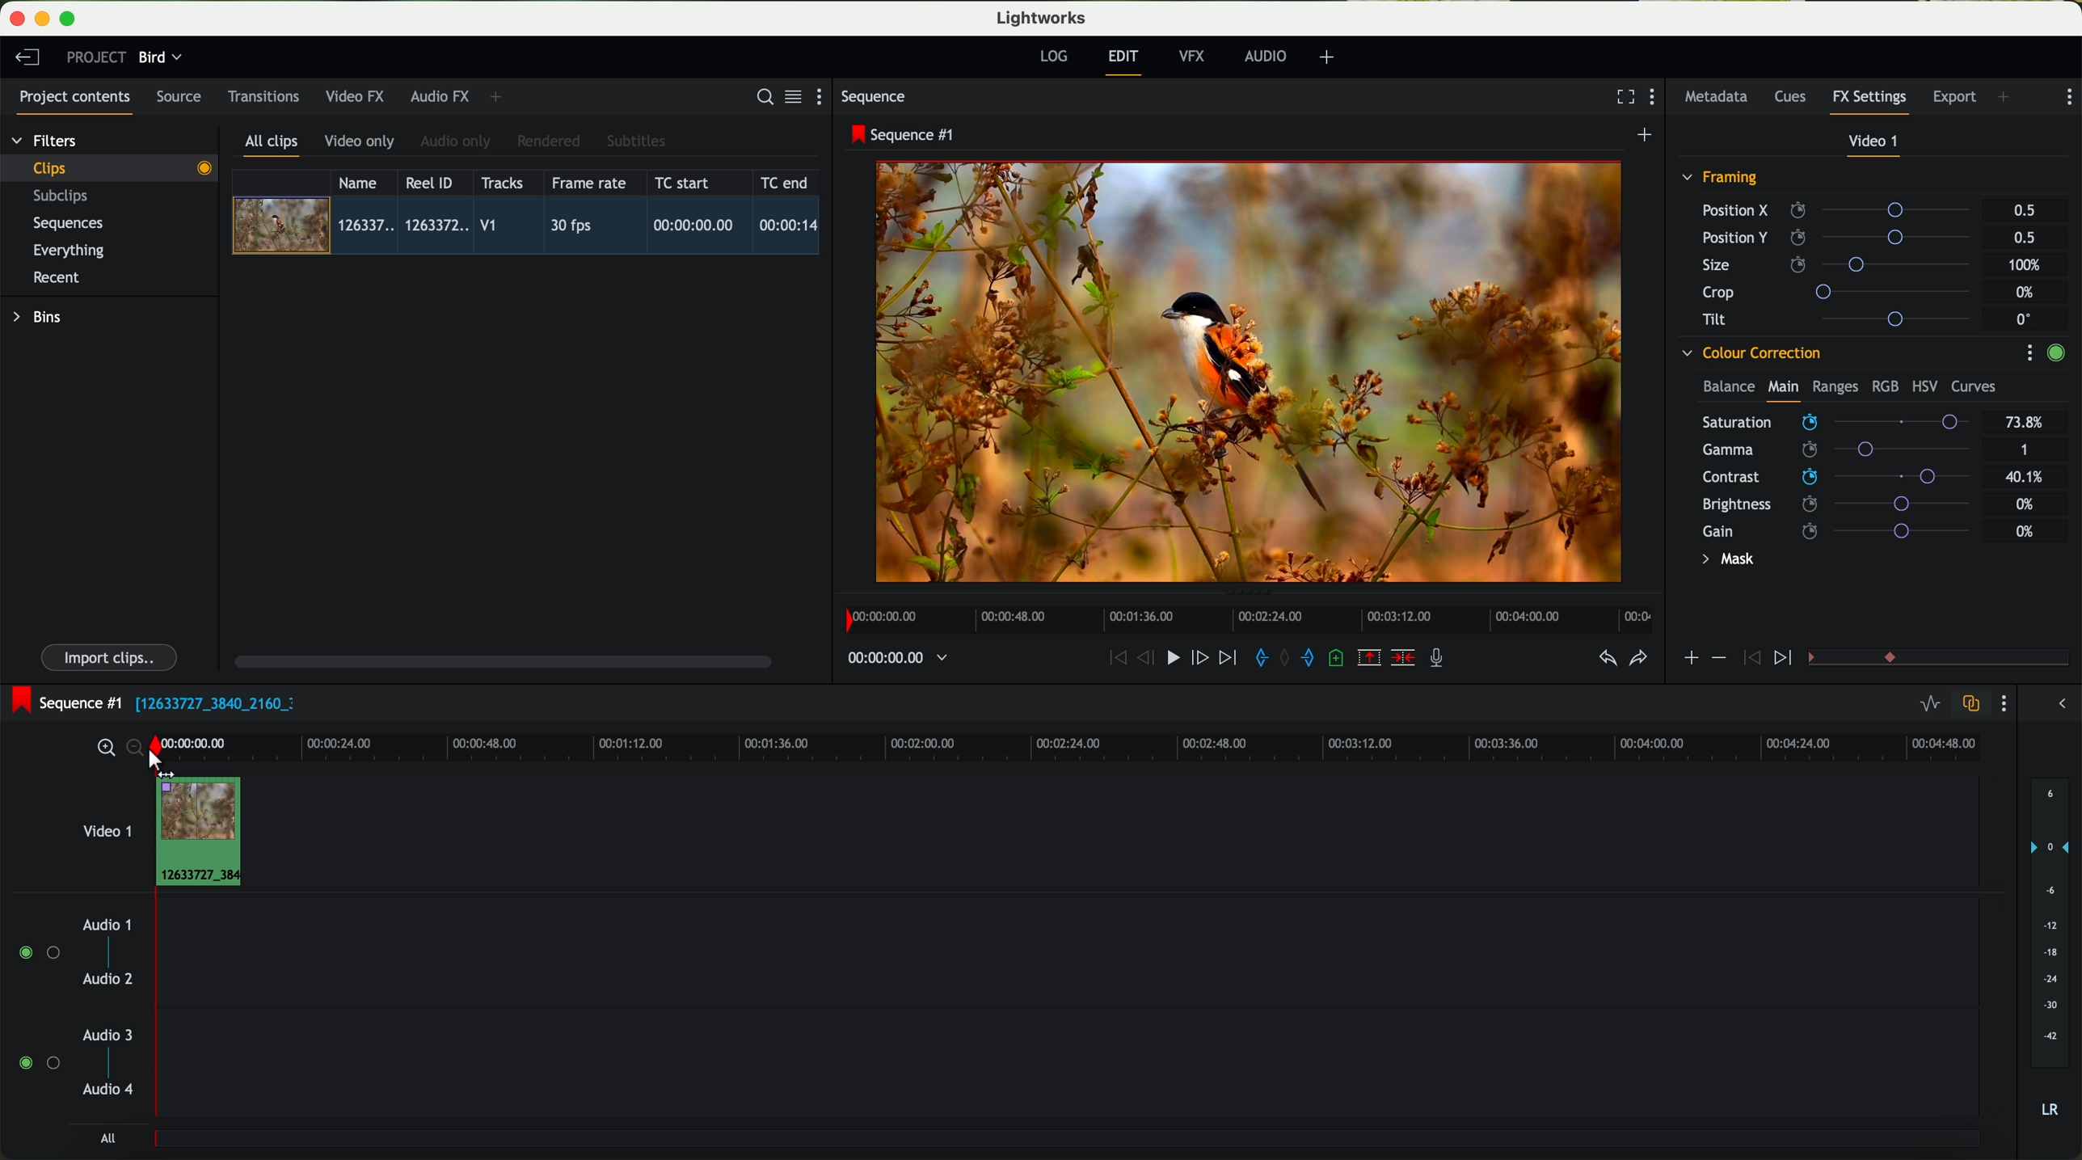 This screenshot has height=1160, width=2082. I want to click on icon, so click(1690, 660).